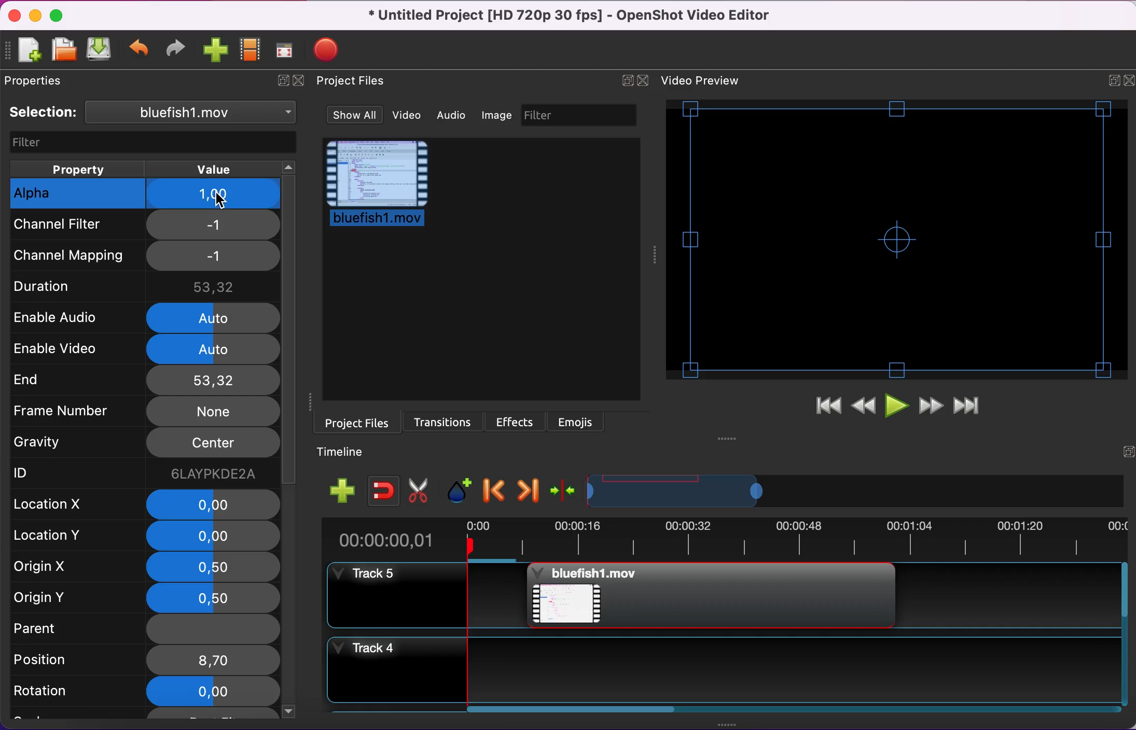 The image size is (1136, 730). I want to click on rigin x, so click(58, 570).